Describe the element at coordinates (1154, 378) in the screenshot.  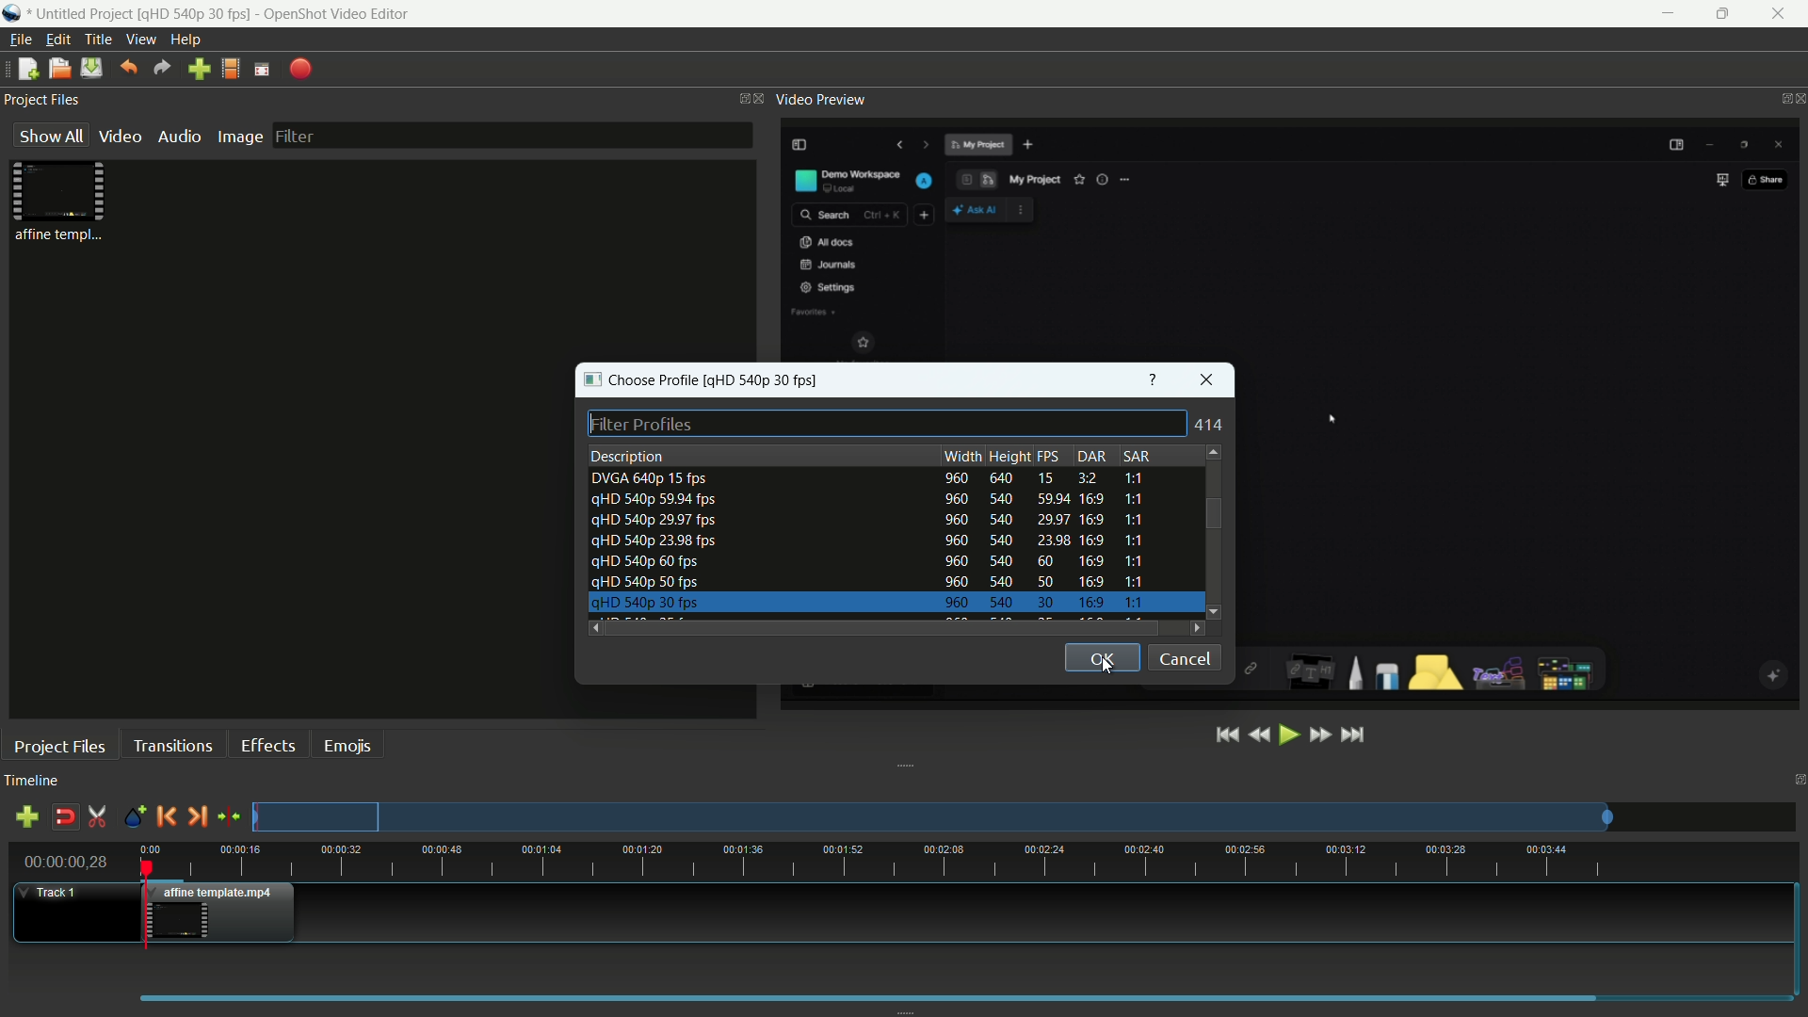
I see `get help` at that location.